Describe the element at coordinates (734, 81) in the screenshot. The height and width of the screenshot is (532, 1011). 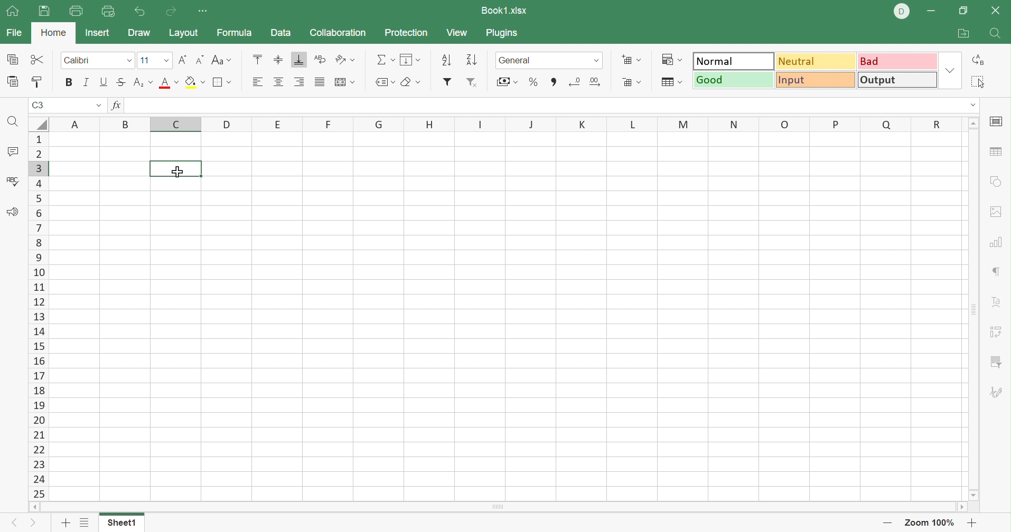
I see `Good` at that location.